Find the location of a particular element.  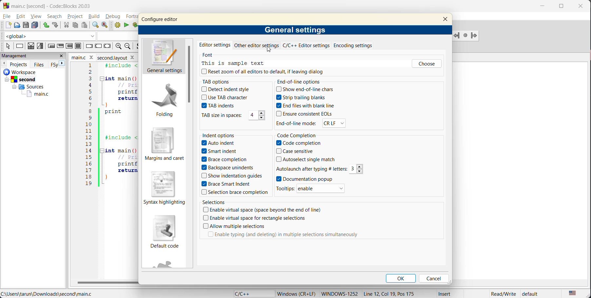

view is located at coordinates (37, 16).